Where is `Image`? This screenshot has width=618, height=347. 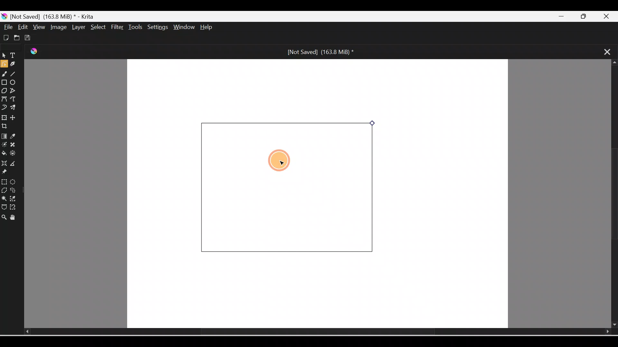
Image is located at coordinates (57, 27).